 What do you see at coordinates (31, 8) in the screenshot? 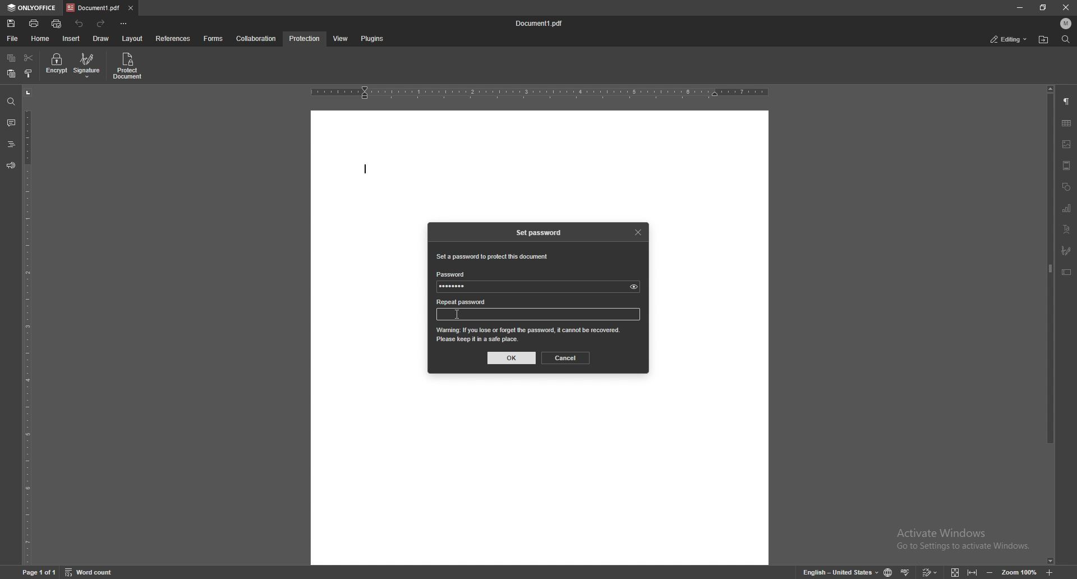
I see `onlyoffice` at bounding box center [31, 8].